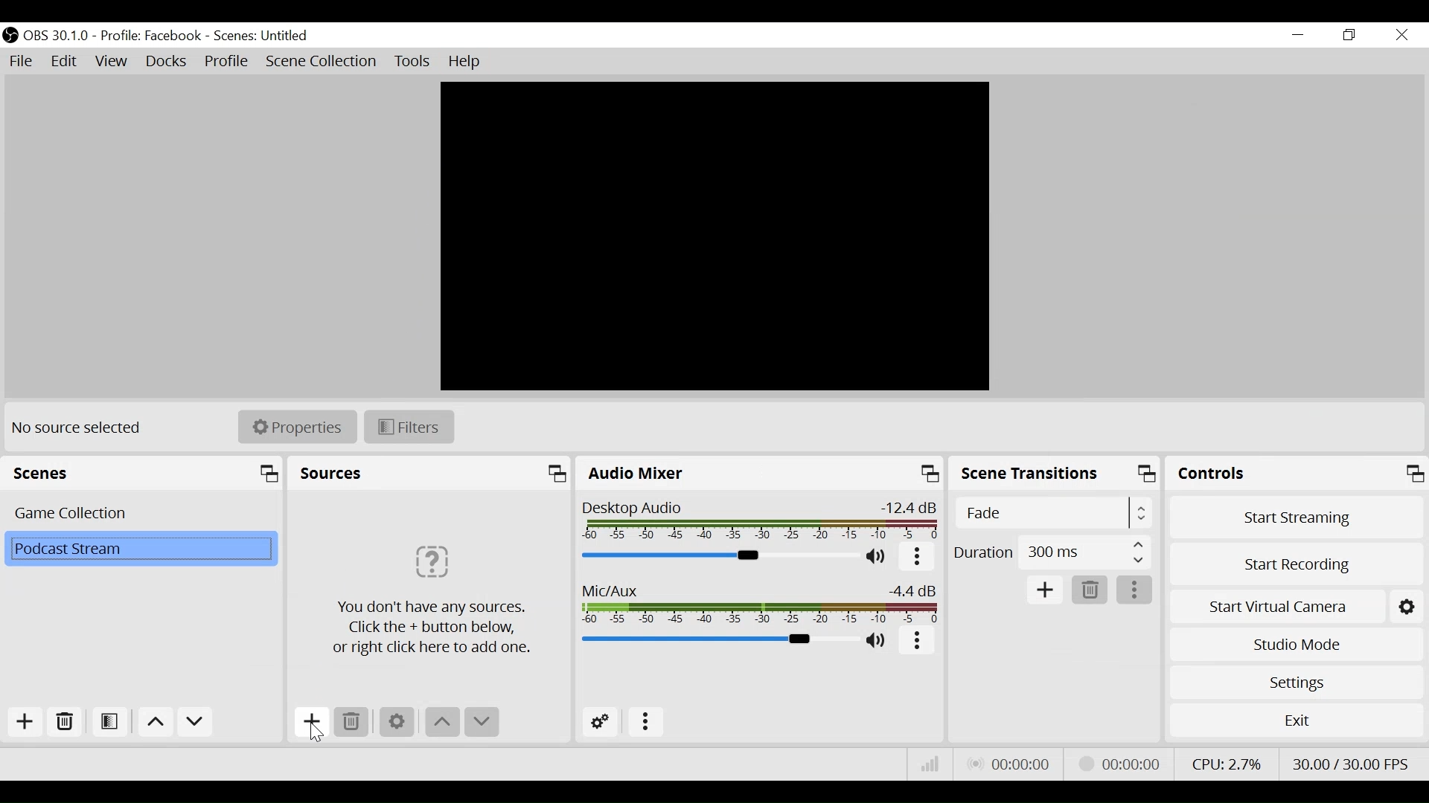  Describe the element at coordinates (1055, 473) in the screenshot. I see `Scene Transitions Panel` at that location.